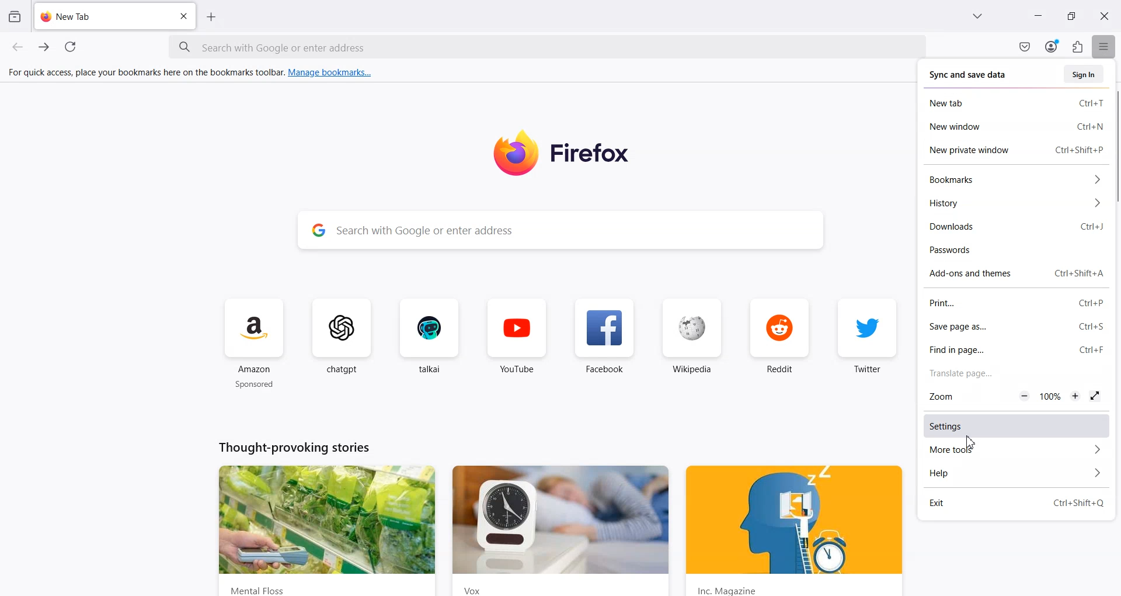  What do you see at coordinates (1012, 180) in the screenshot?
I see `Bookmarks >` at bounding box center [1012, 180].